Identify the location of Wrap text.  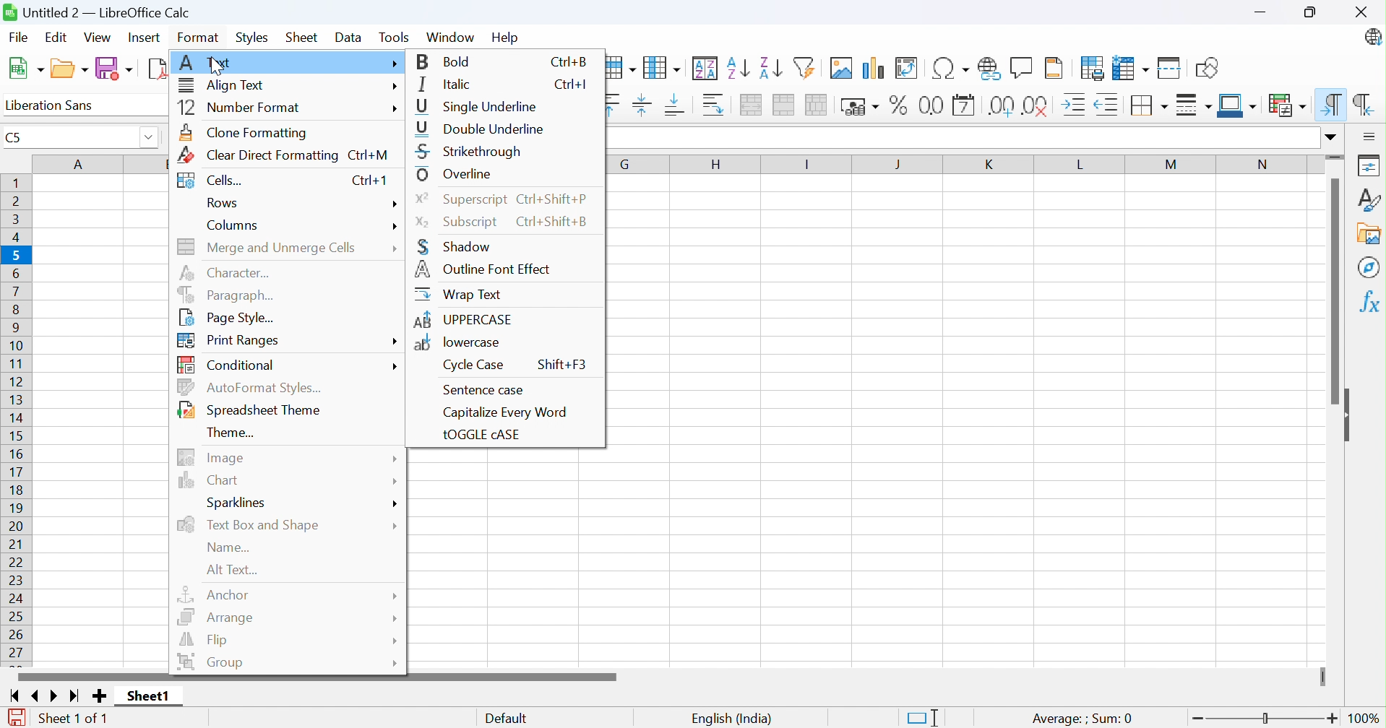
(461, 295).